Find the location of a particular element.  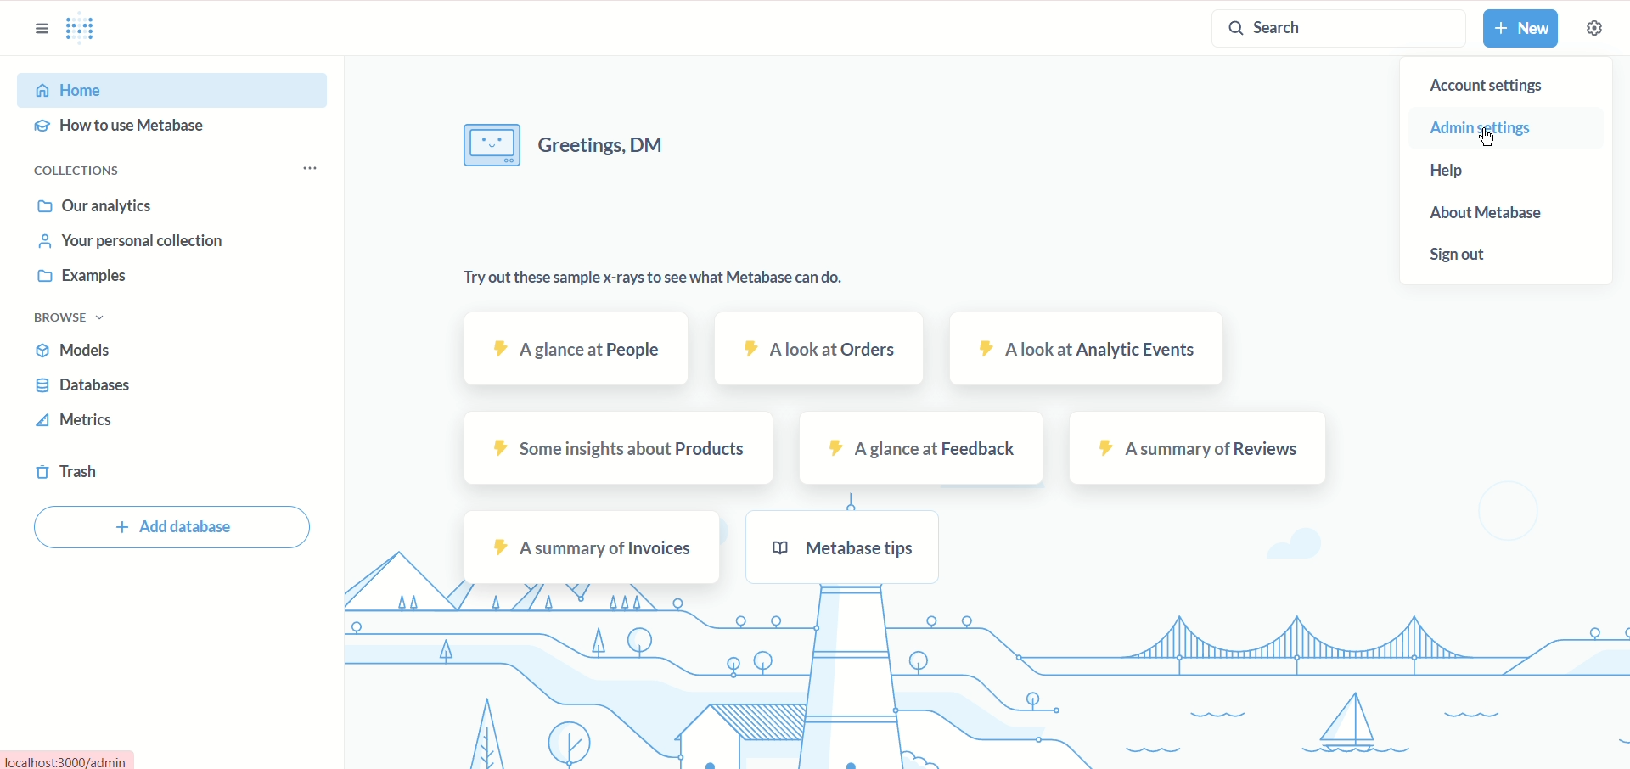

cursor is located at coordinates (1489, 138).